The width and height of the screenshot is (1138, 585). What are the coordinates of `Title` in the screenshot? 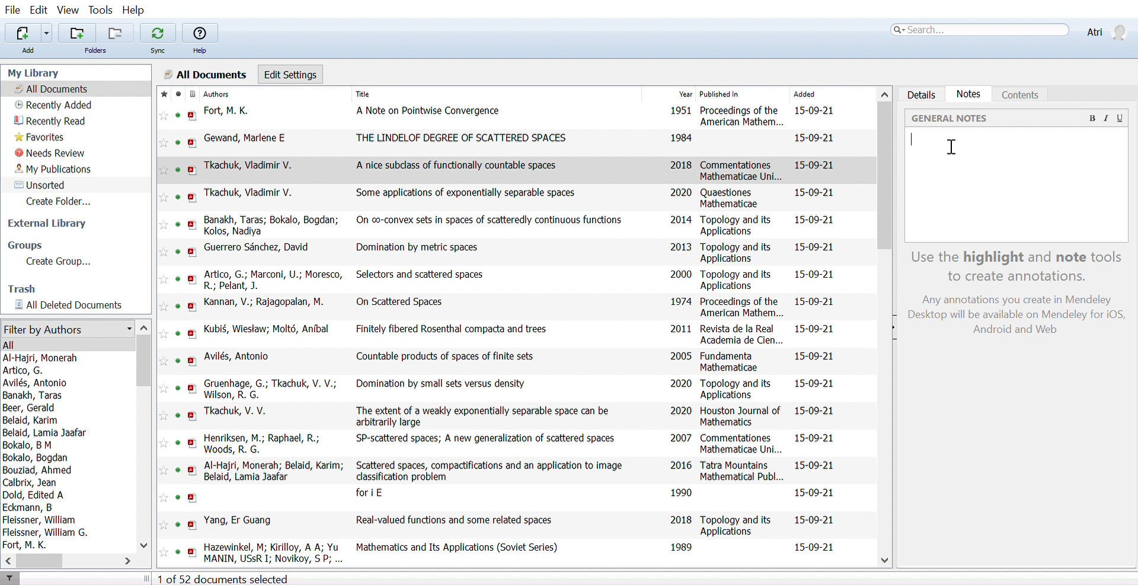 It's located at (363, 93).